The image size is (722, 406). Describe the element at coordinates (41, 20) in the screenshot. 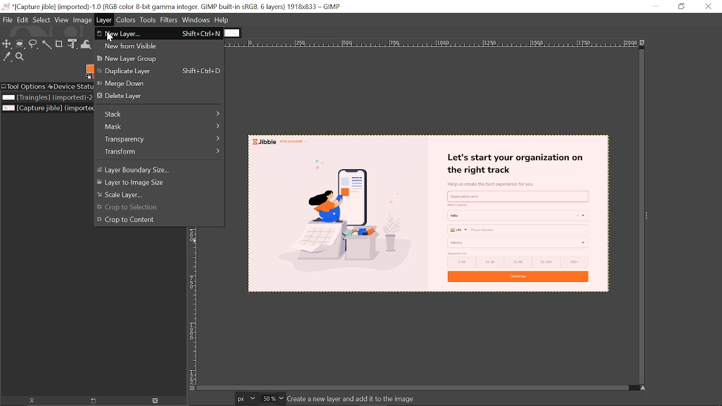

I see `Select` at that location.